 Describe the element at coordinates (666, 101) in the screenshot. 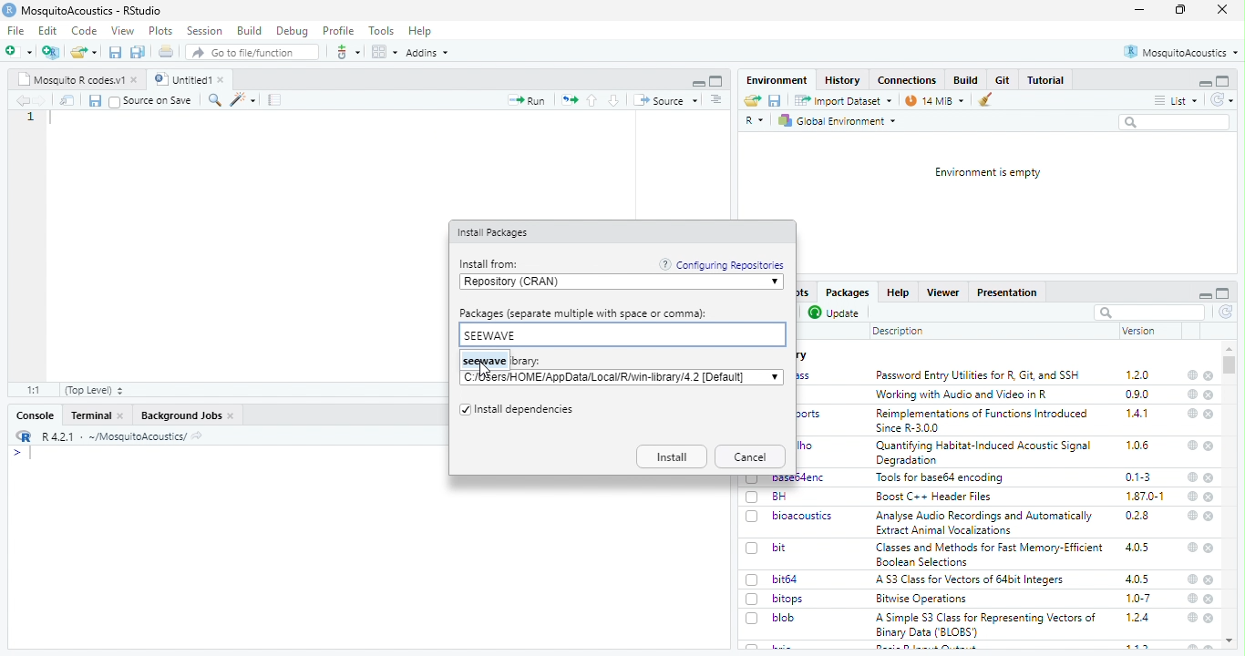

I see `Source` at that location.